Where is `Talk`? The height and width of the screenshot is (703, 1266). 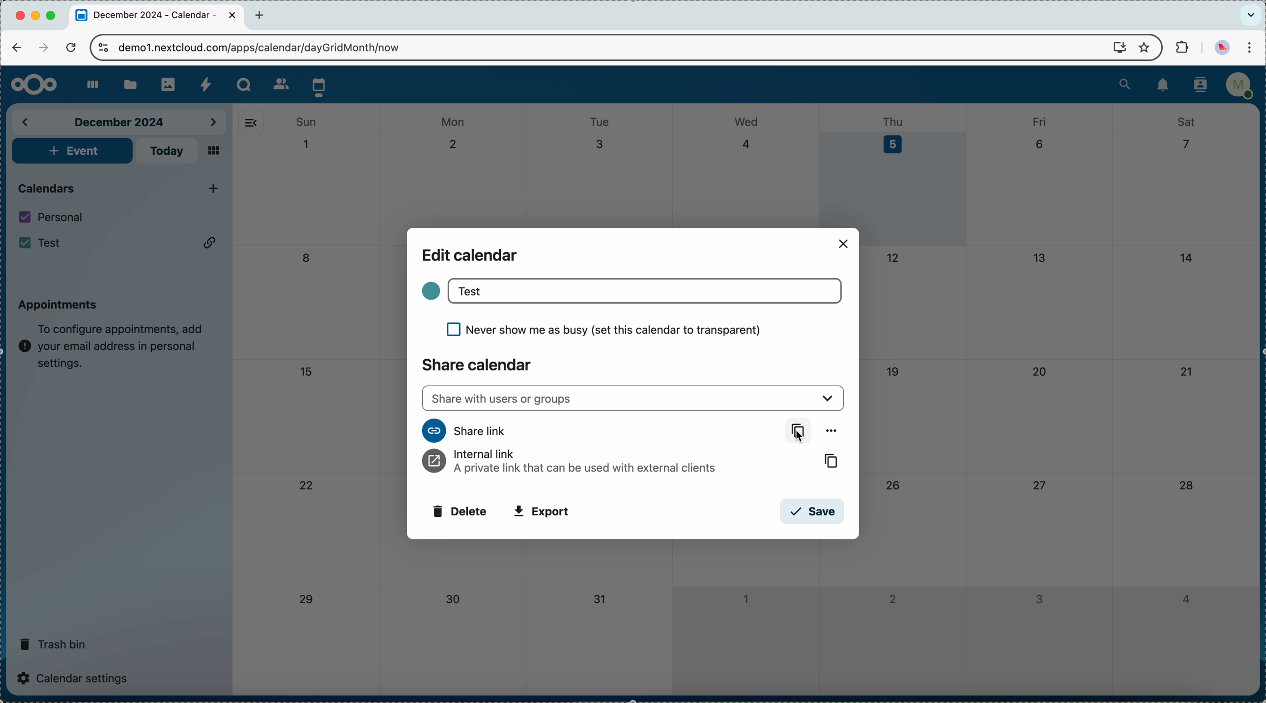 Talk is located at coordinates (244, 84).